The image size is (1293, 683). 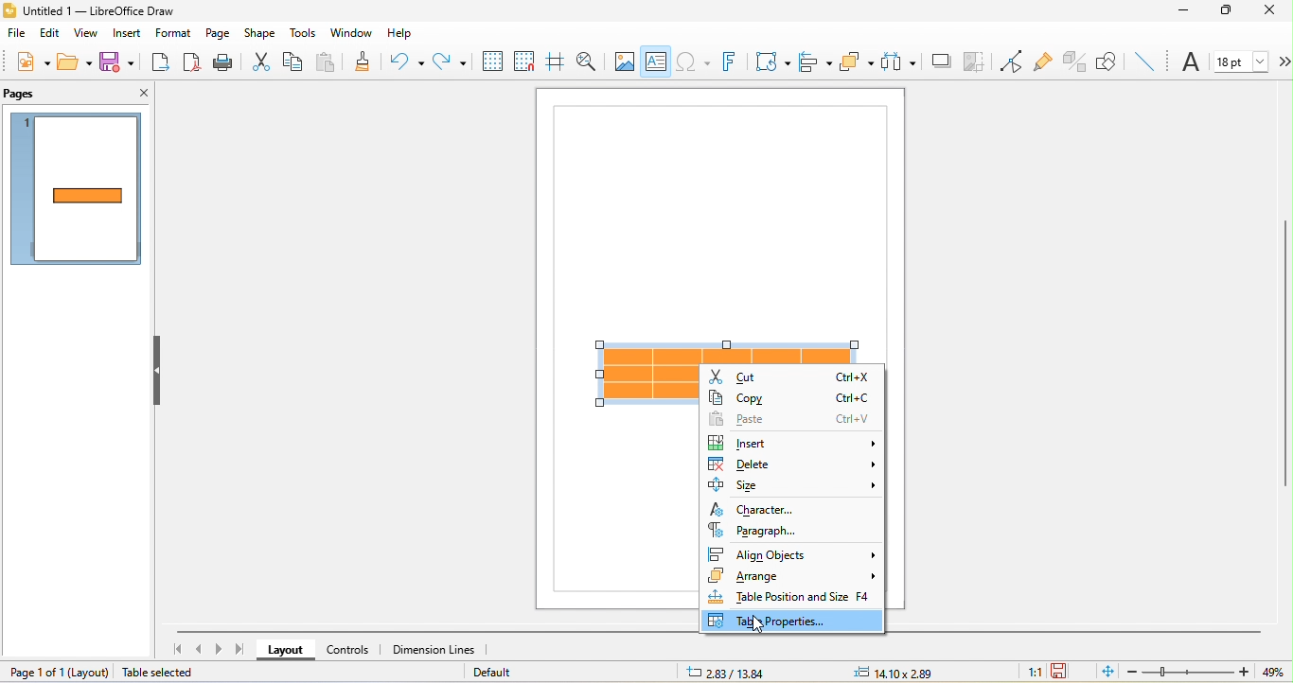 I want to click on vertical scroll bar, so click(x=1284, y=353).